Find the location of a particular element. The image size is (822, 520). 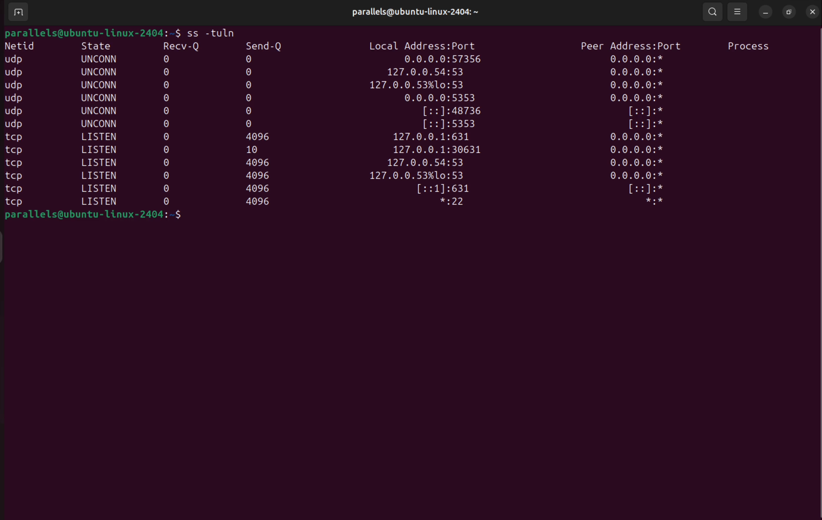

0.0.0.0.0 is located at coordinates (637, 98).